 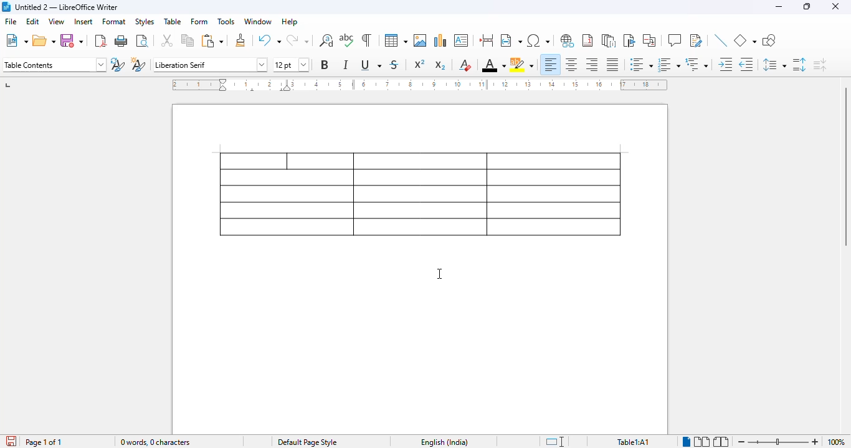 I want to click on insert bookmark, so click(x=630, y=40).